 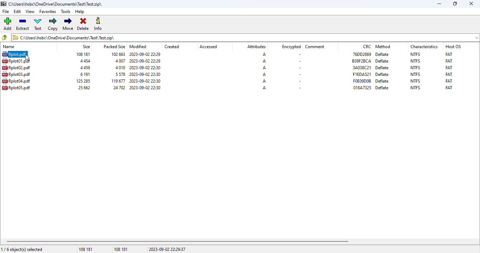 What do you see at coordinates (86, 46) in the screenshot?
I see `size` at bounding box center [86, 46].